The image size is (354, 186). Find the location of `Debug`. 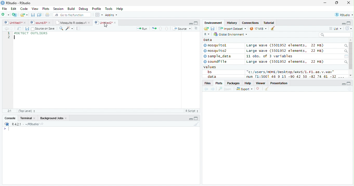

Debug is located at coordinates (83, 9).